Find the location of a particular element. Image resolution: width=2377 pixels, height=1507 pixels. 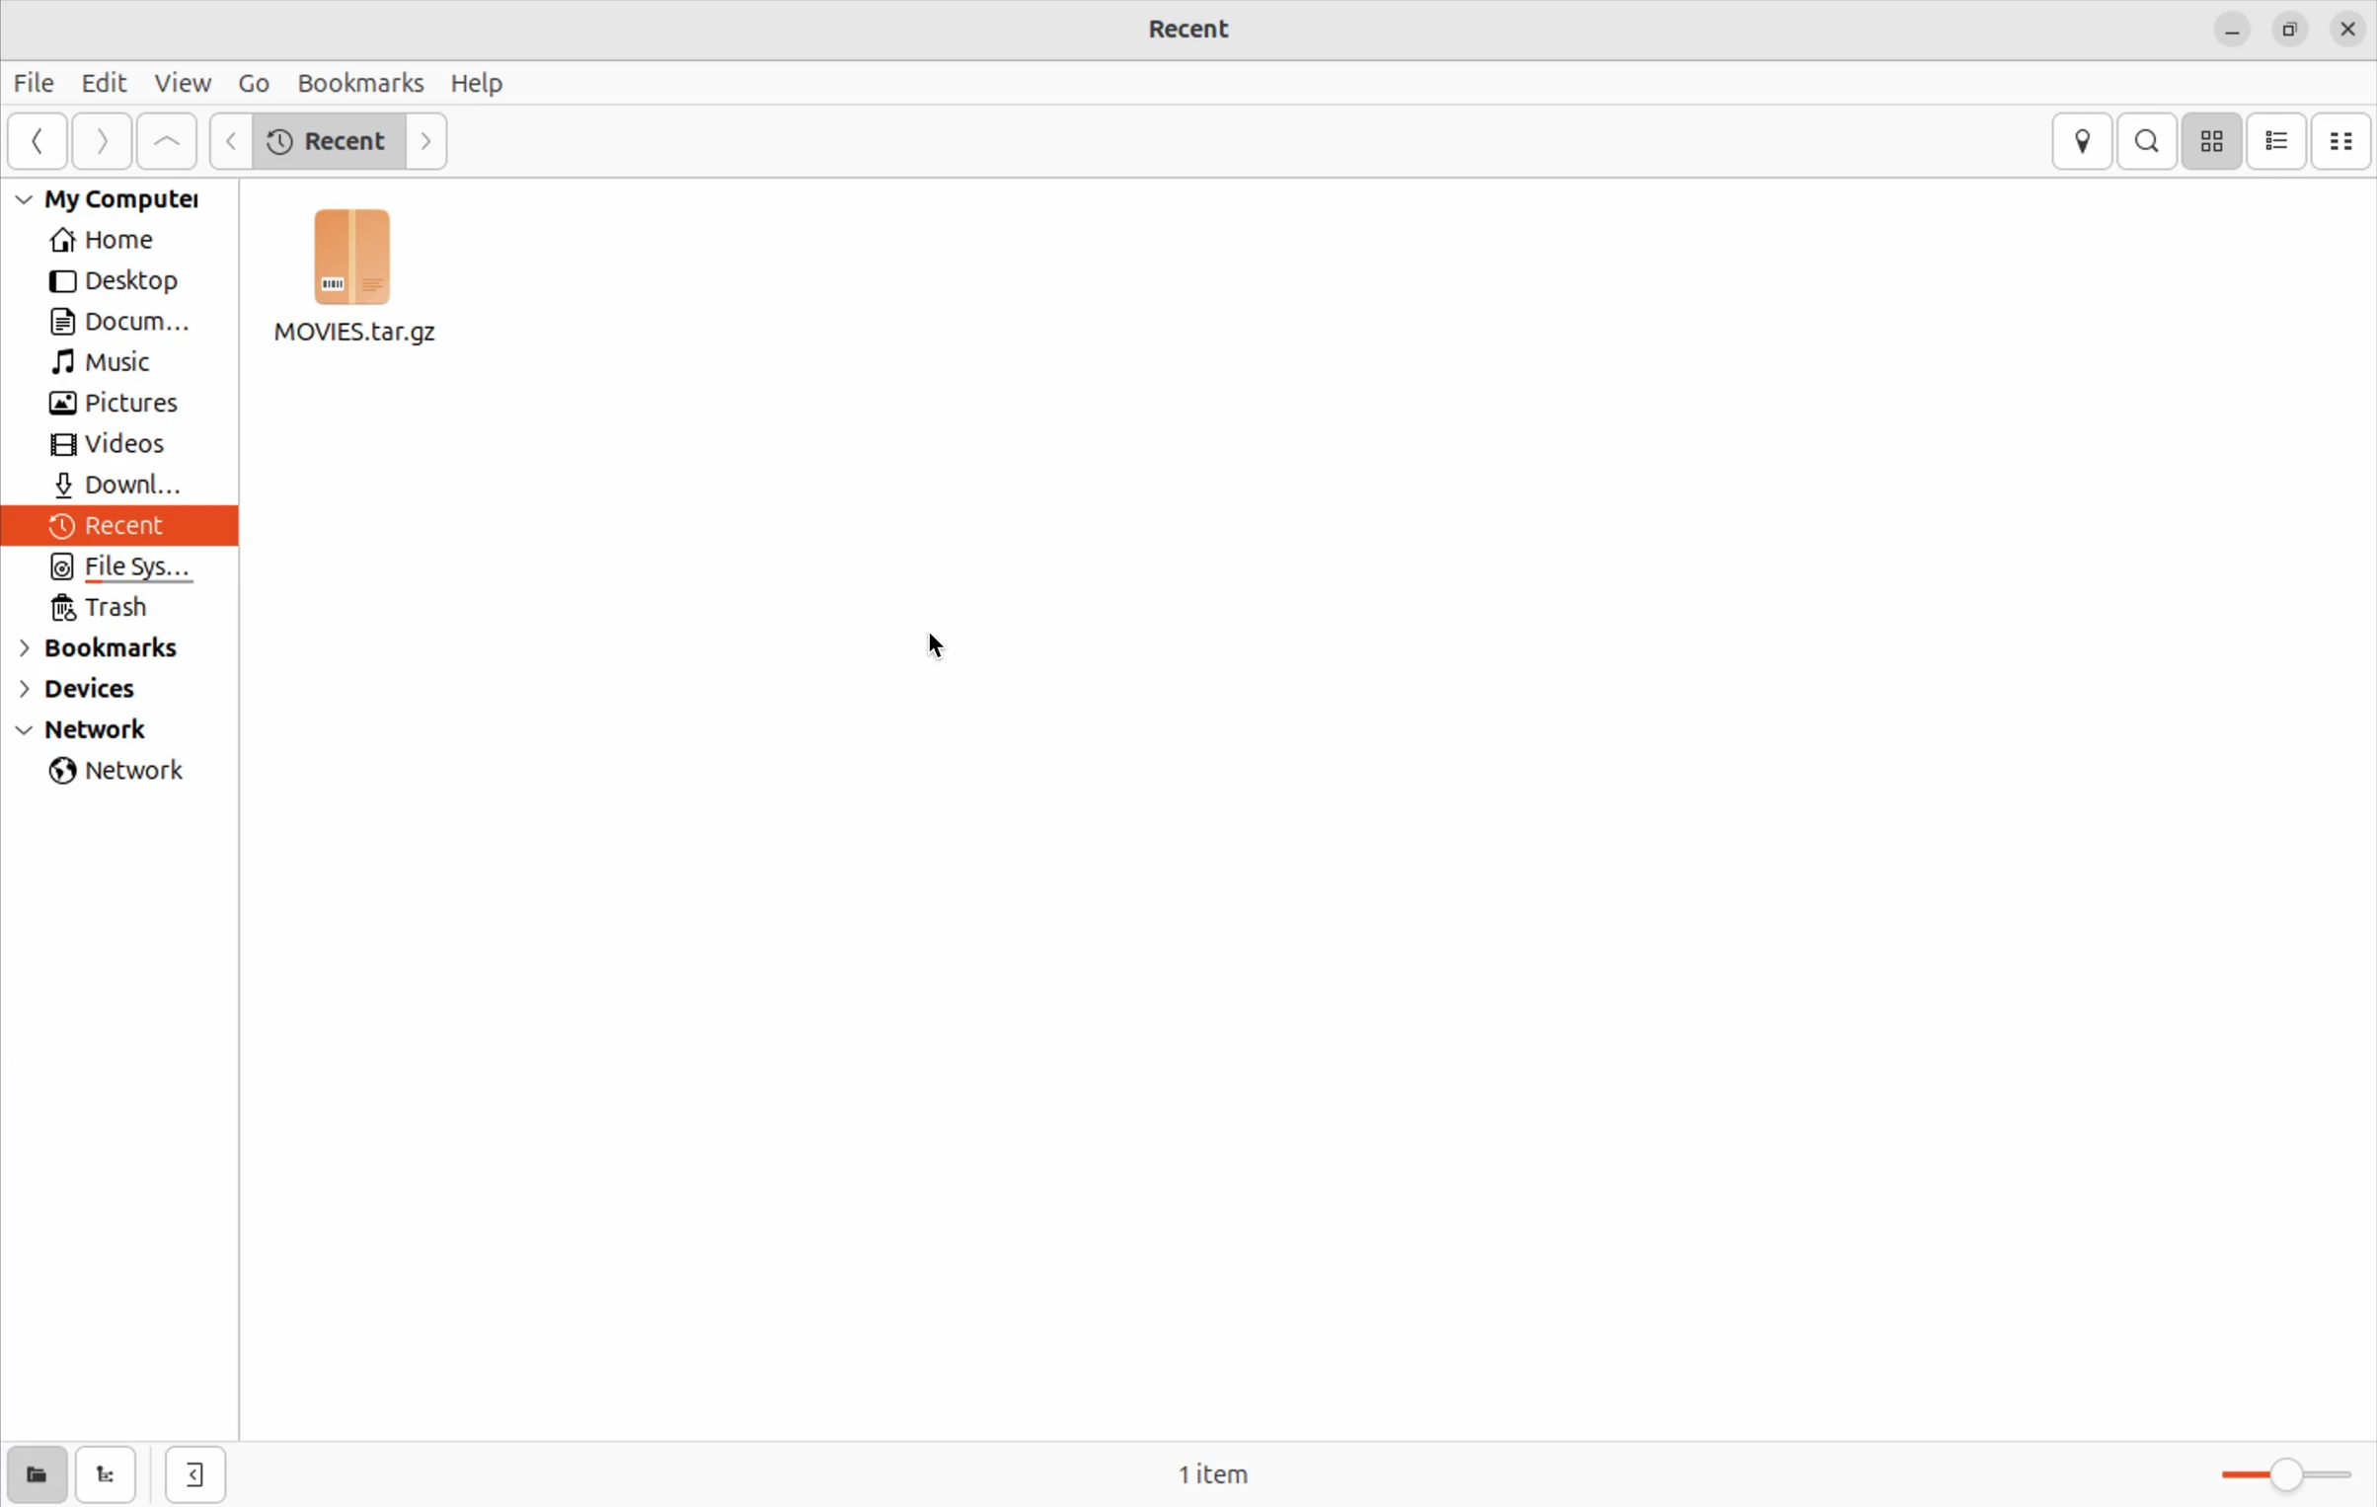

Recent is located at coordinates (1215, 29).